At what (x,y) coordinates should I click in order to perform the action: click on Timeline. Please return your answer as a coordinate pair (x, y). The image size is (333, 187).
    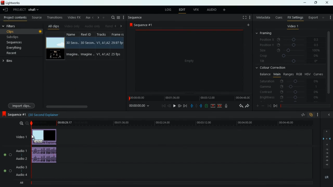
    Looking at the image, I should click on (172, 183).